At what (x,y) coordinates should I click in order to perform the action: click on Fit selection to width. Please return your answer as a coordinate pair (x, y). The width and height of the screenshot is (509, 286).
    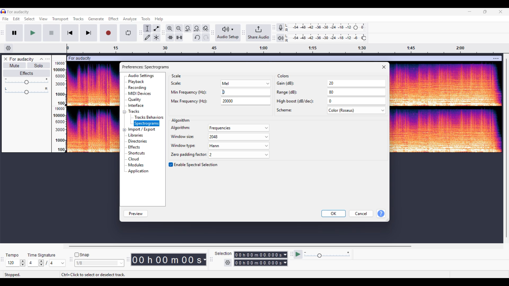
    Looking at the image, I should click on (188, 29).